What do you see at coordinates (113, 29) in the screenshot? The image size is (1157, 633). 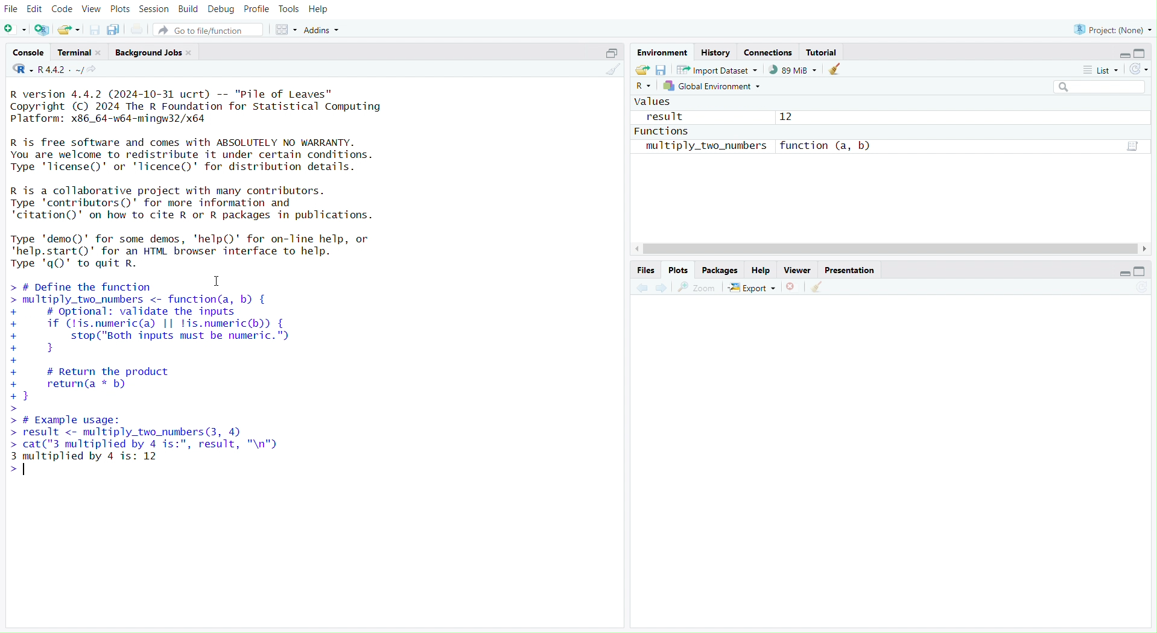 I see `Save all open documents (Ctrl + Alt + S)` at bounding box center [113, 29].